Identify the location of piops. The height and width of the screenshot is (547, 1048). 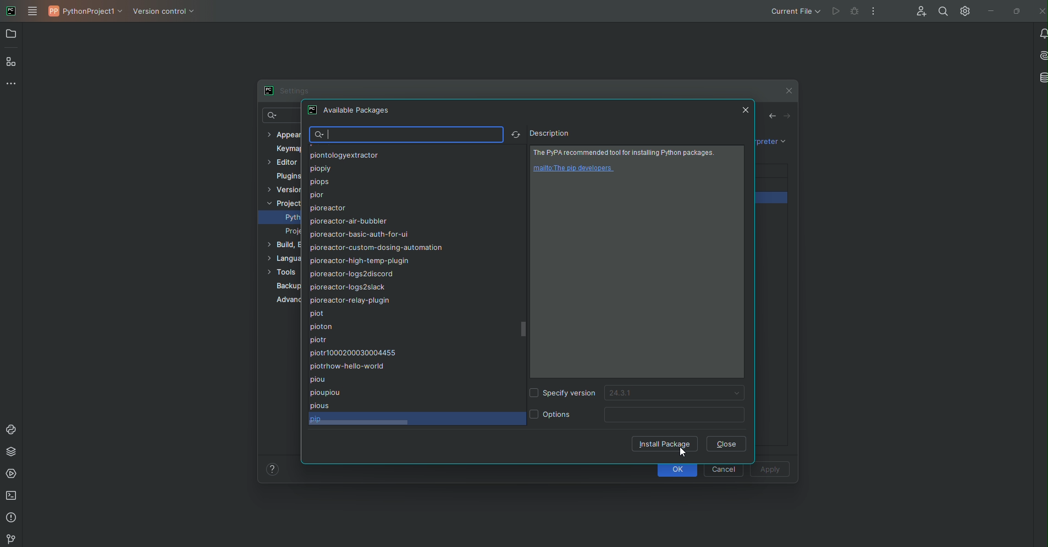
(319, 181).